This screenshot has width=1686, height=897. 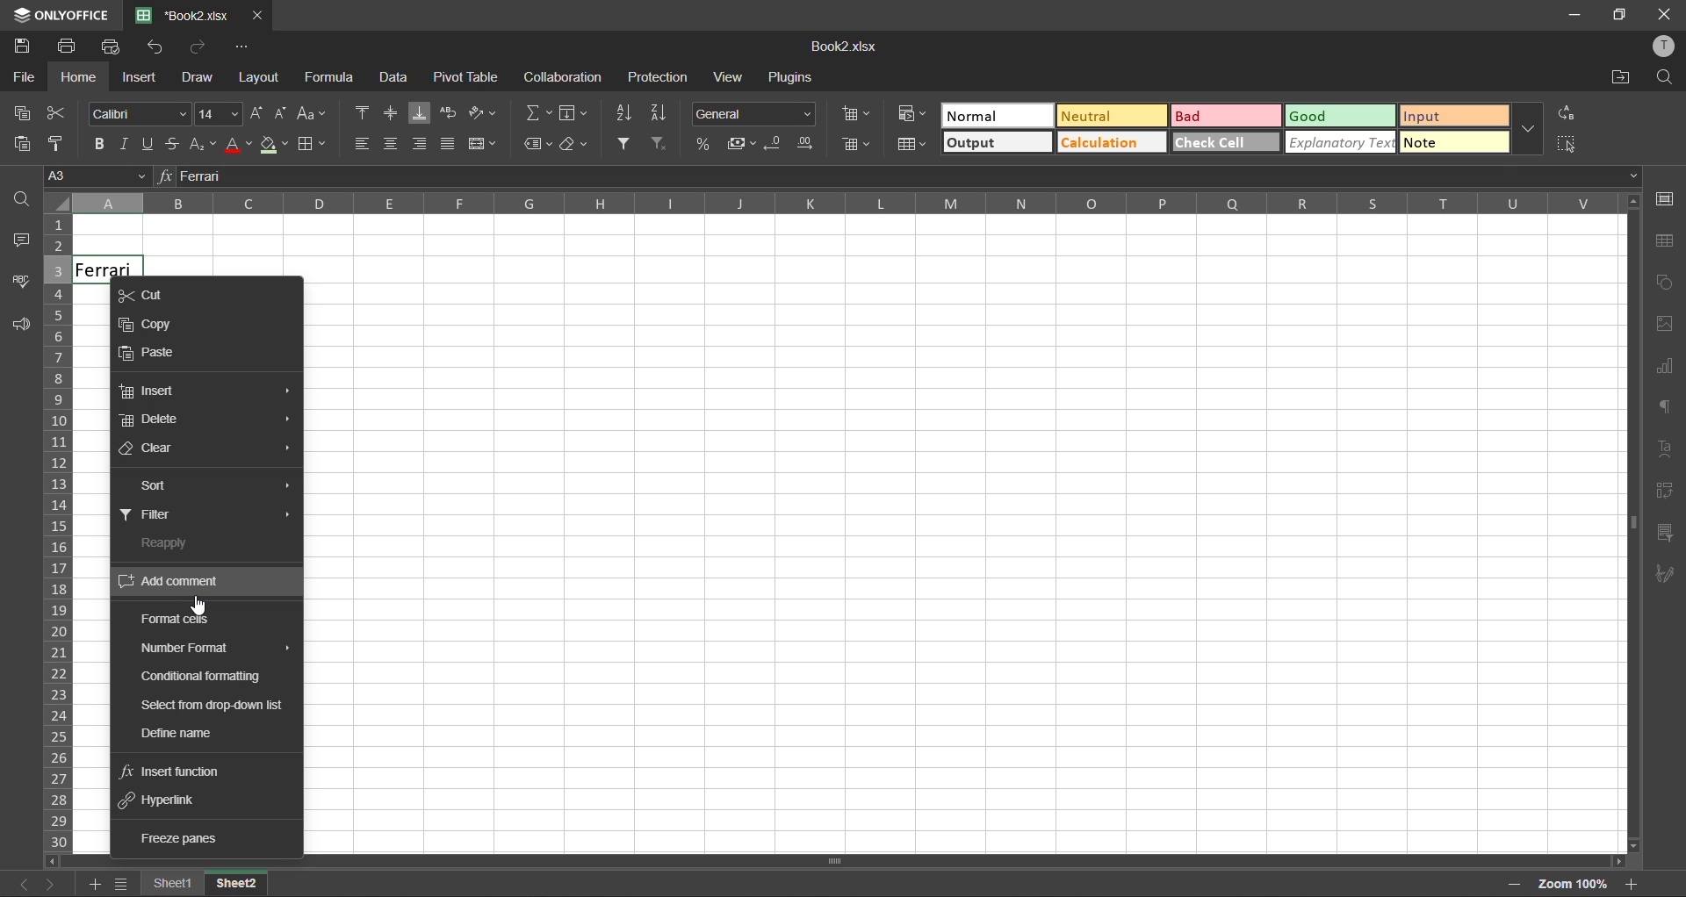 I want to click on replace, so click(x=1567, y=116).